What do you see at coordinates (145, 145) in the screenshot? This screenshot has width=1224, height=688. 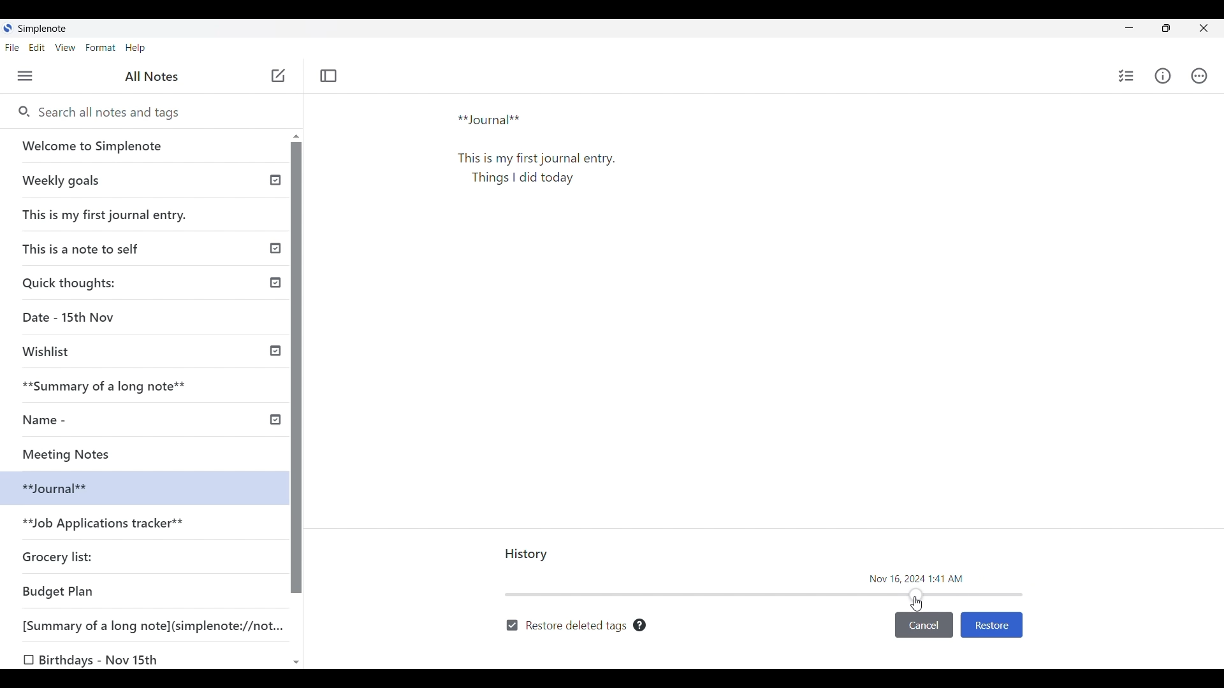 I see `Welcome note by SimpleNote` at bounding box center [145, 145].